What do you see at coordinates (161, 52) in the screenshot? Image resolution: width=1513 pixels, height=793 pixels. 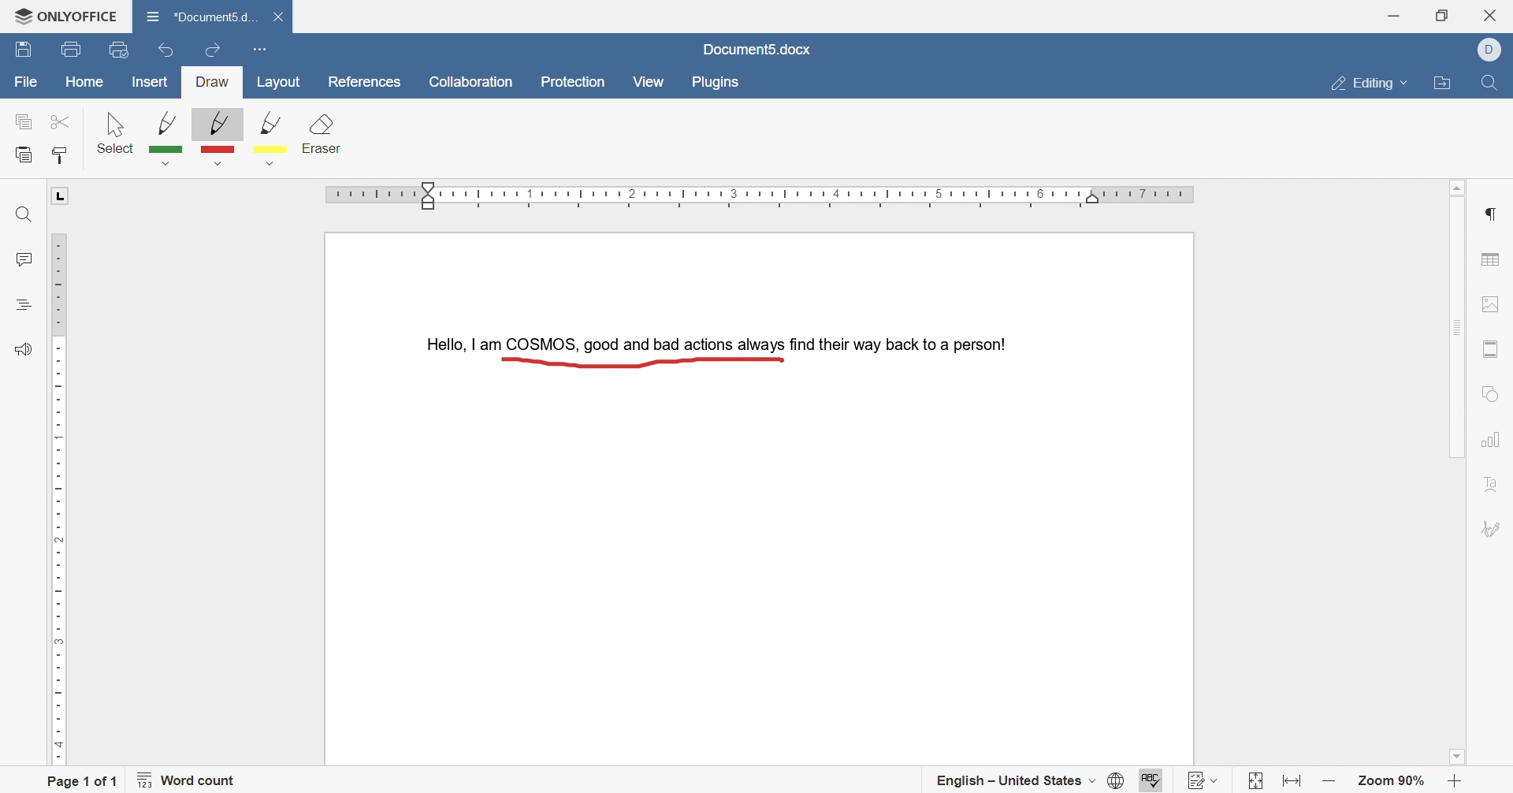 I see `undo` at bounding box center [161, 52].